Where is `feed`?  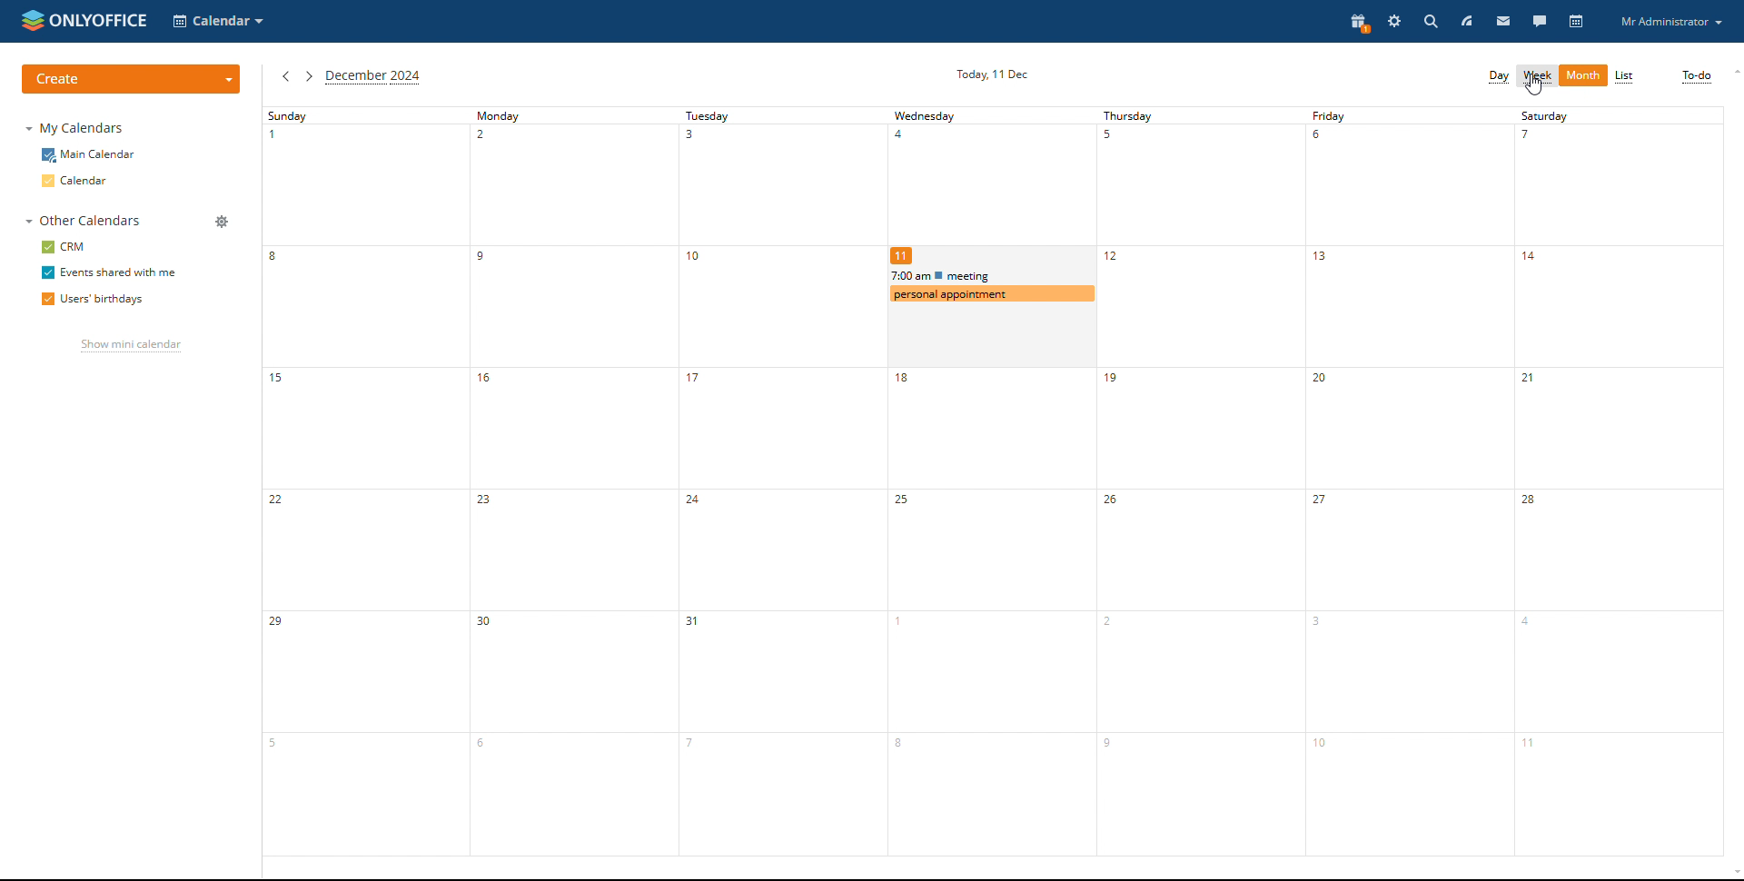 feed is located at coordinates (1466, 20).